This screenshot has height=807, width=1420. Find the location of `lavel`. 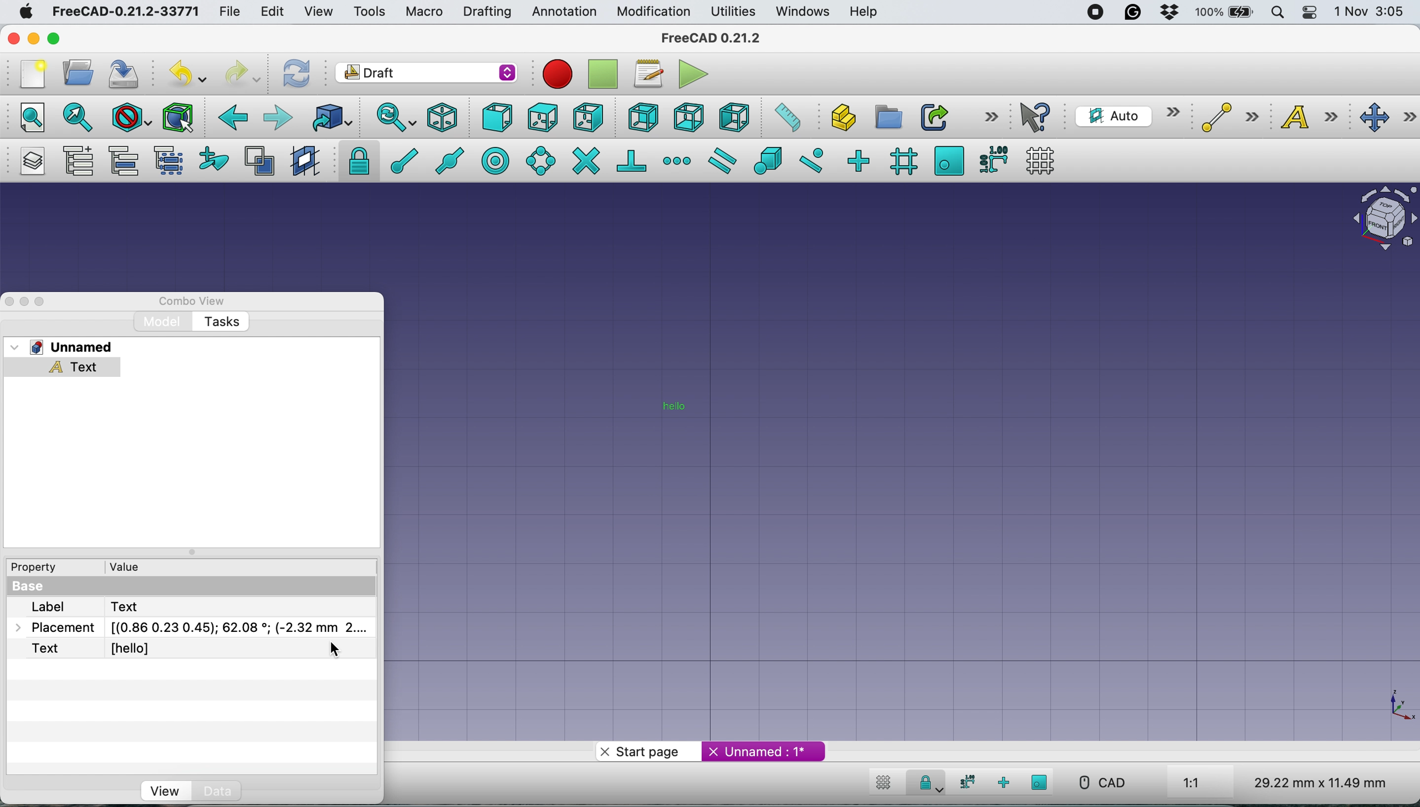

lavel is located at coordinates (99, 606).